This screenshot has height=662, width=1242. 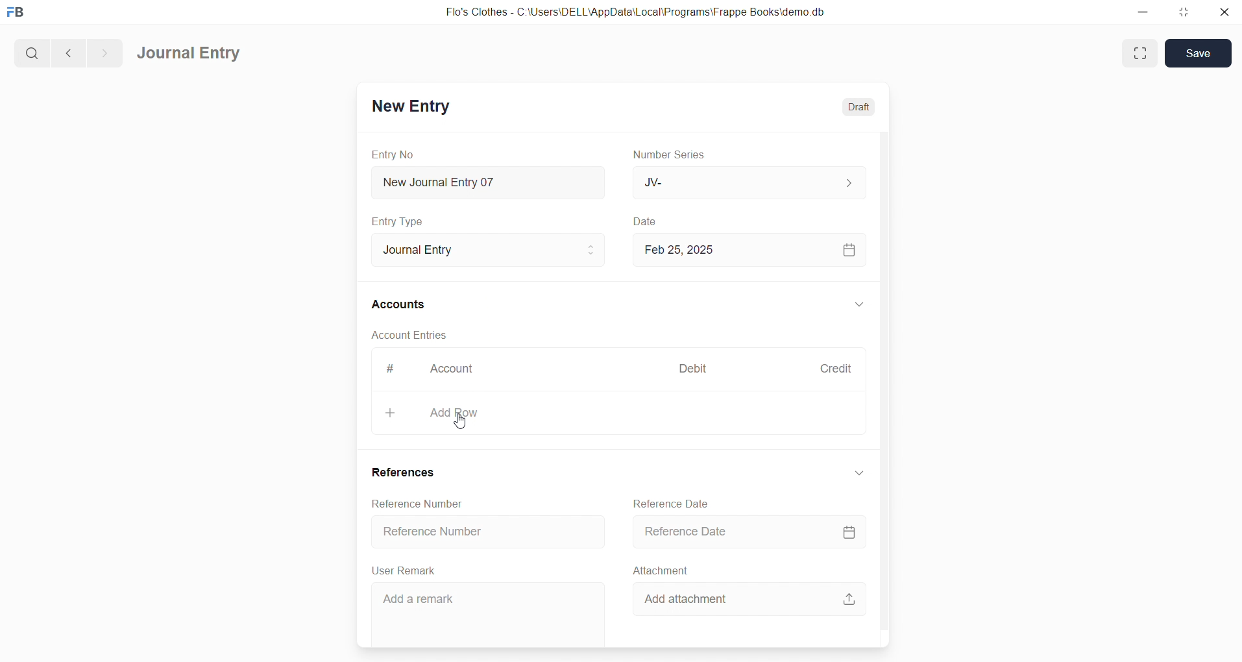 I want to click on Credit, so click(x=835, y=368).